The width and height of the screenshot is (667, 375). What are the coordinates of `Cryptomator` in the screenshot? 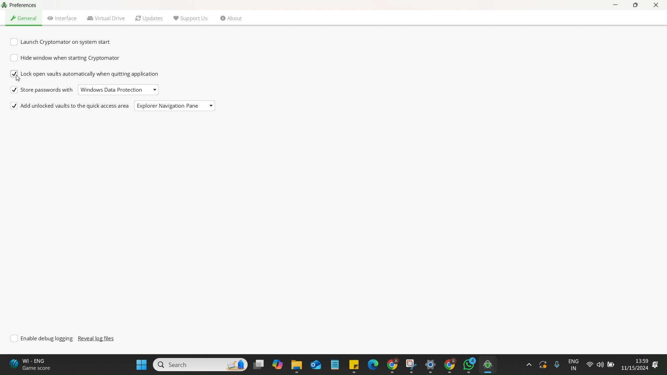 It's located at (491, 365).